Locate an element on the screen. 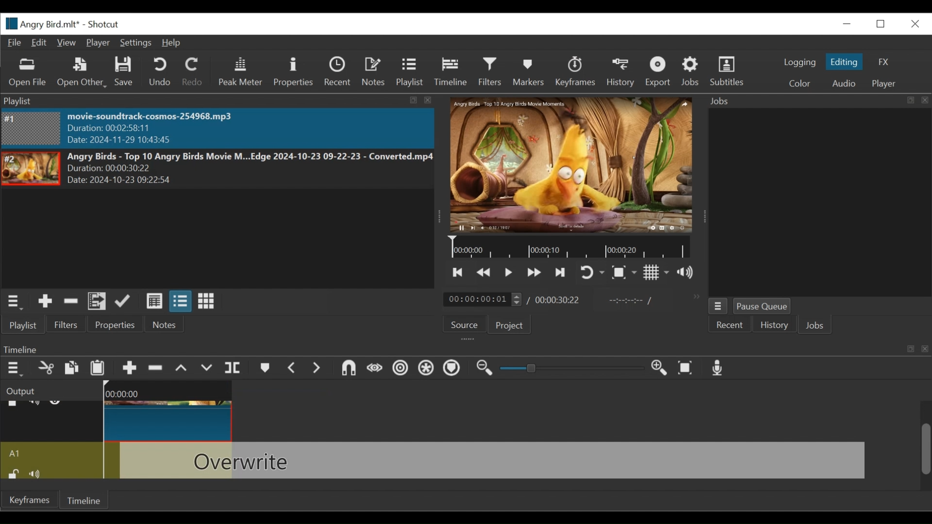 The image size is (932, 524). Timeline menu is located at coordinates (14, 369).